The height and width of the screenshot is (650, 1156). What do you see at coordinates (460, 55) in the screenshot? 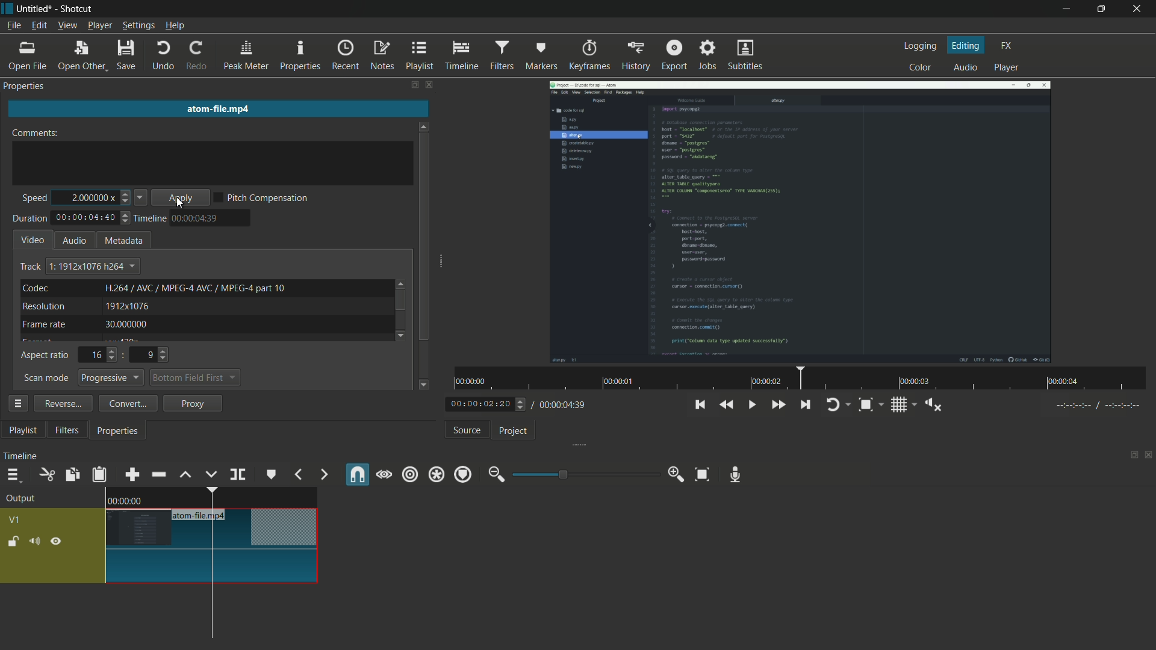
I see `timeline` at bounding box center [460, 55].